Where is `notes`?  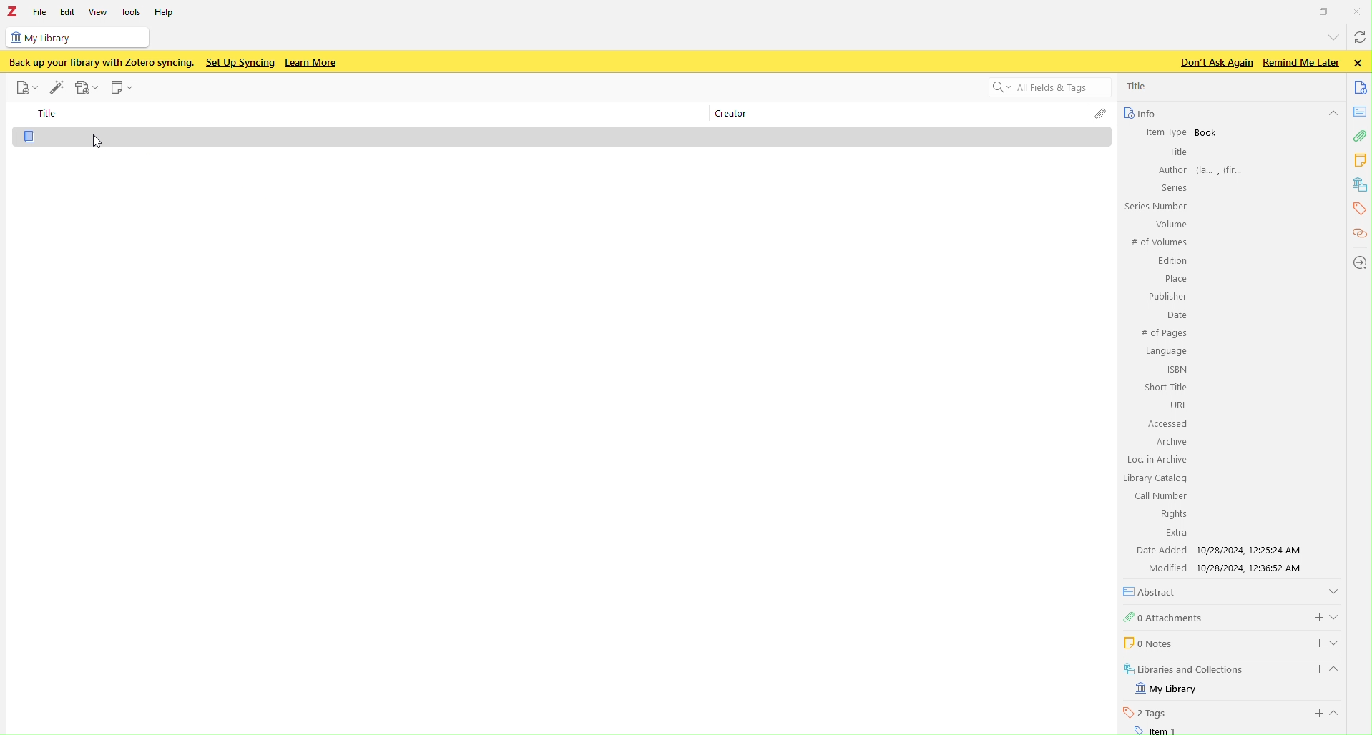
notes is located at coordinates (1361, 112).